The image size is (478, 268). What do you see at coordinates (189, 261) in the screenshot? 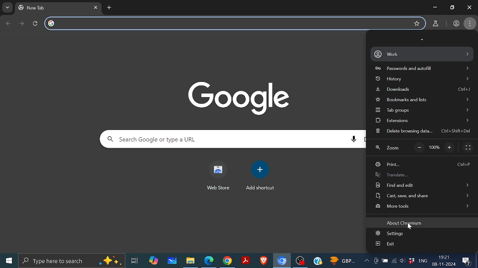
I see `Files` at bounding box center [189, 261].